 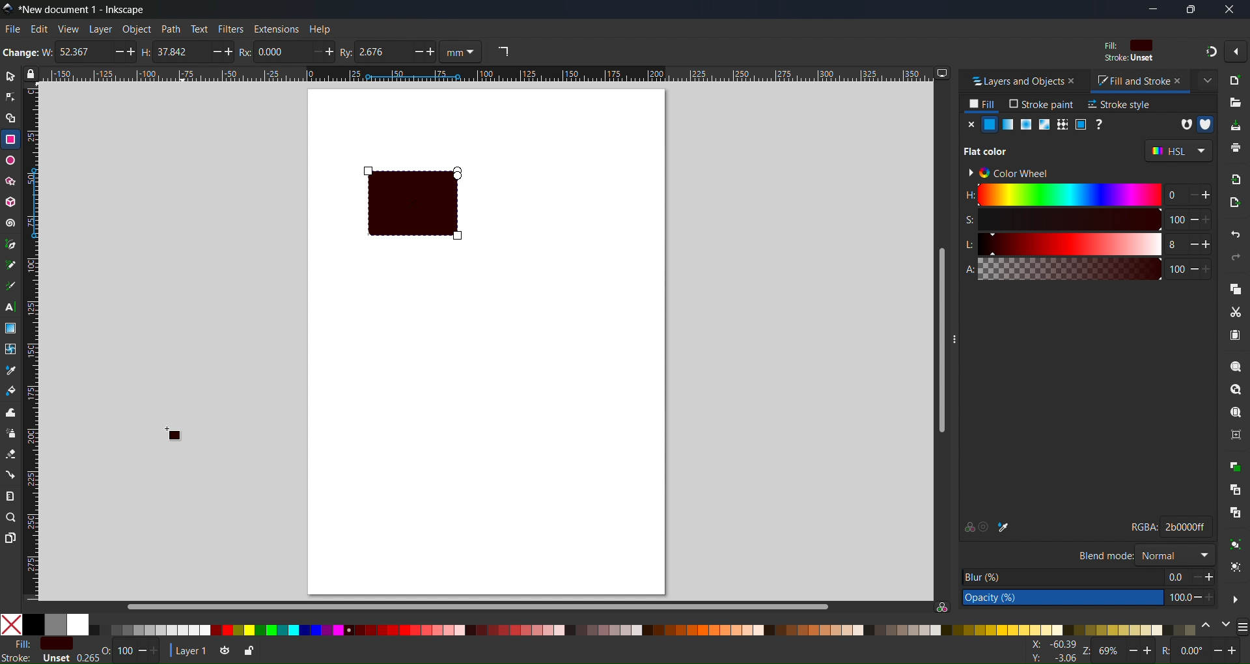 What do you see at coordinates (314, 51) in the screenshot?
I see `Minimize the radius` at bounding box center [314, 51].